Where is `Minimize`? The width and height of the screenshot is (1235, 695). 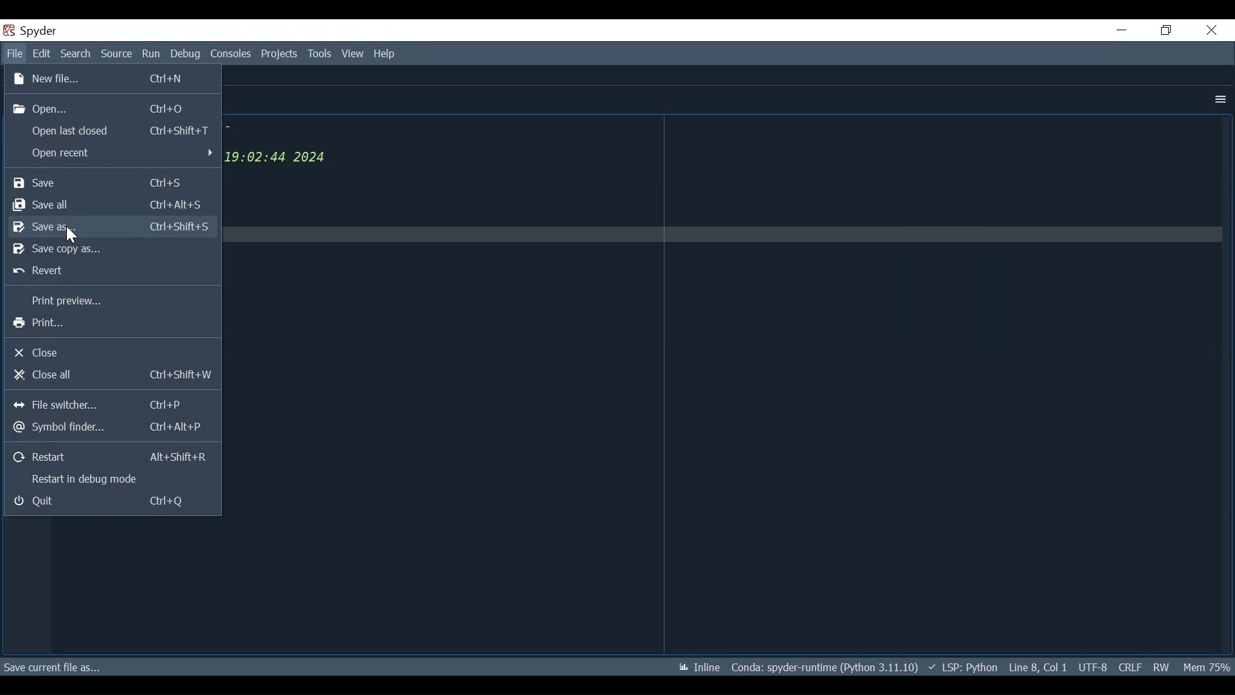 Minimize is located at coordinates (1121, 30).